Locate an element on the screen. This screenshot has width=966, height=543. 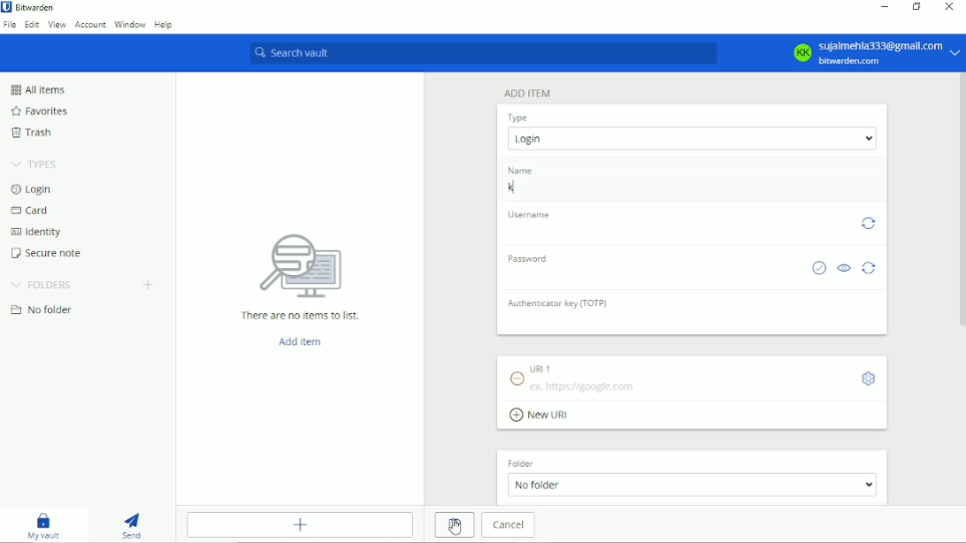
Create folder is located at coordinates (151, 286).